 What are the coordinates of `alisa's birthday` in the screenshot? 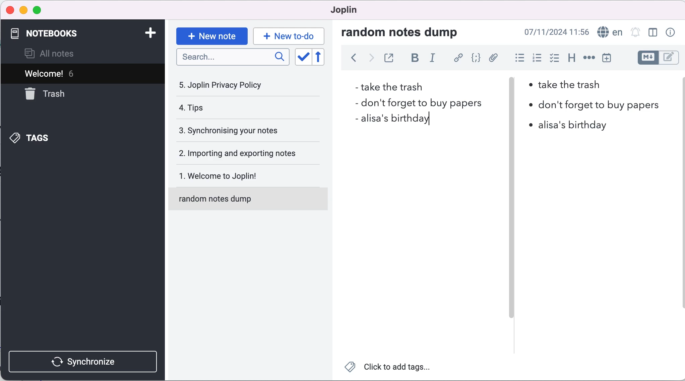 It's located at (566, 125).